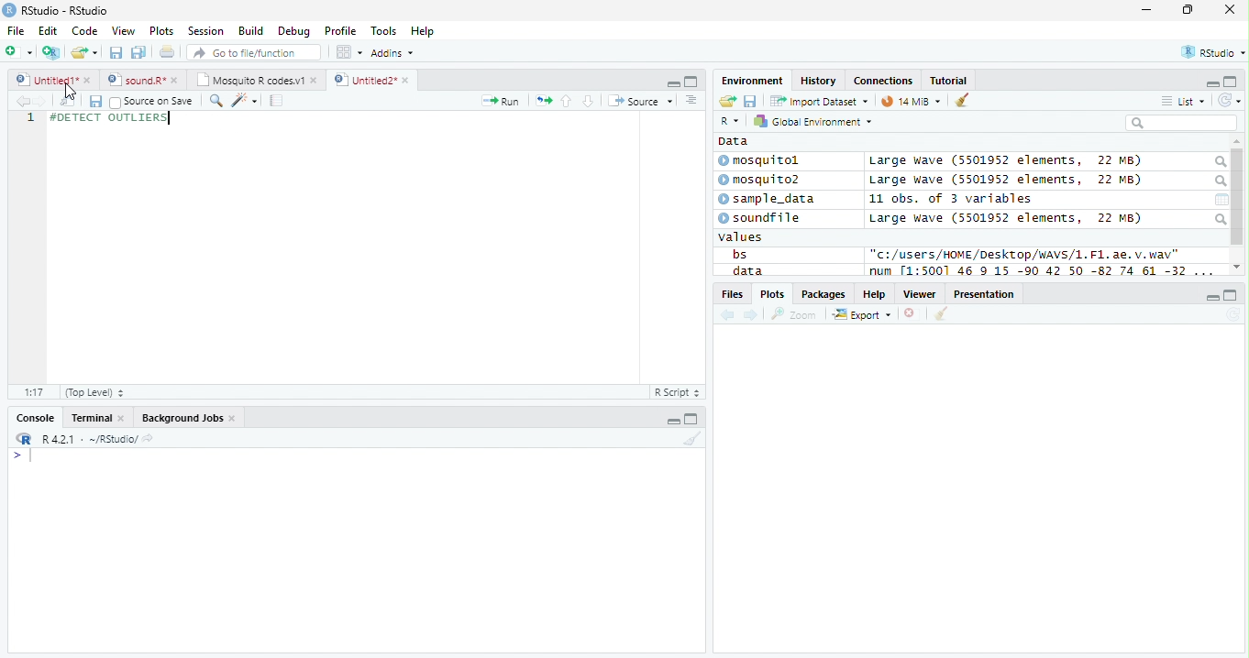 The height and width of the screenshot is (658, 1249). Describe the element at coordinates (734, 141) in the screenshot. I see `Data` at that location.